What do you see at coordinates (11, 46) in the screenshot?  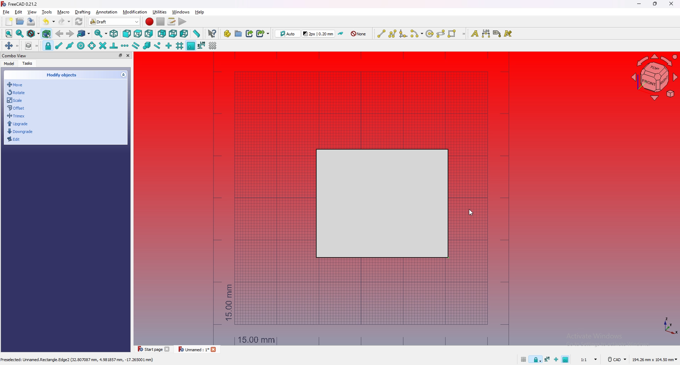 I see `move` at bounding box center [11, 46].